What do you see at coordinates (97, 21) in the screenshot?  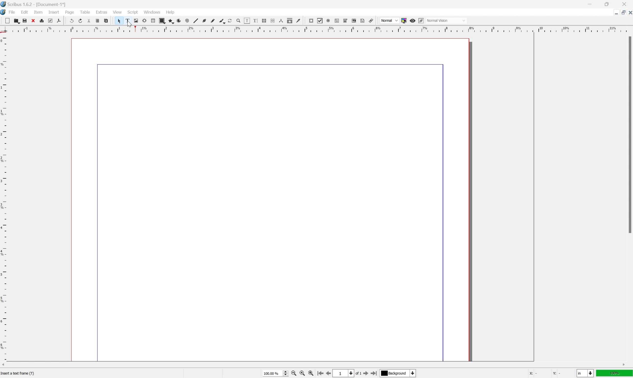 I see `copy` at bounding box center [97, 21].